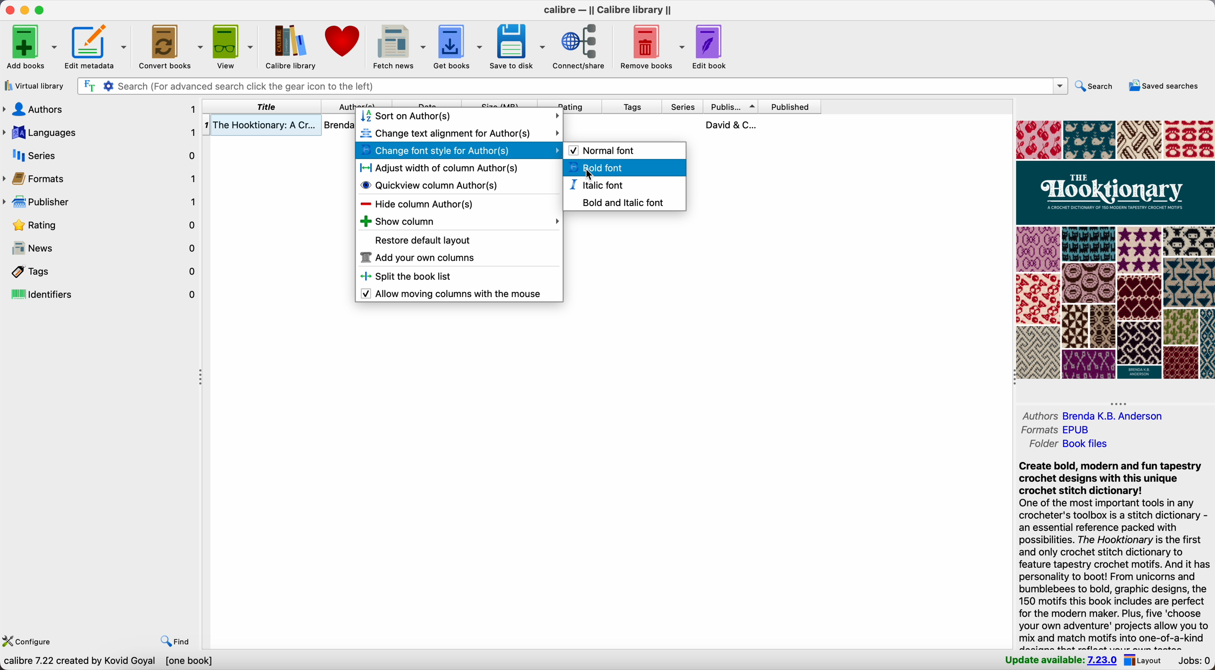  Describe the element at coordinates (27, 11) in the screenshot. I see `minimize` at that location.